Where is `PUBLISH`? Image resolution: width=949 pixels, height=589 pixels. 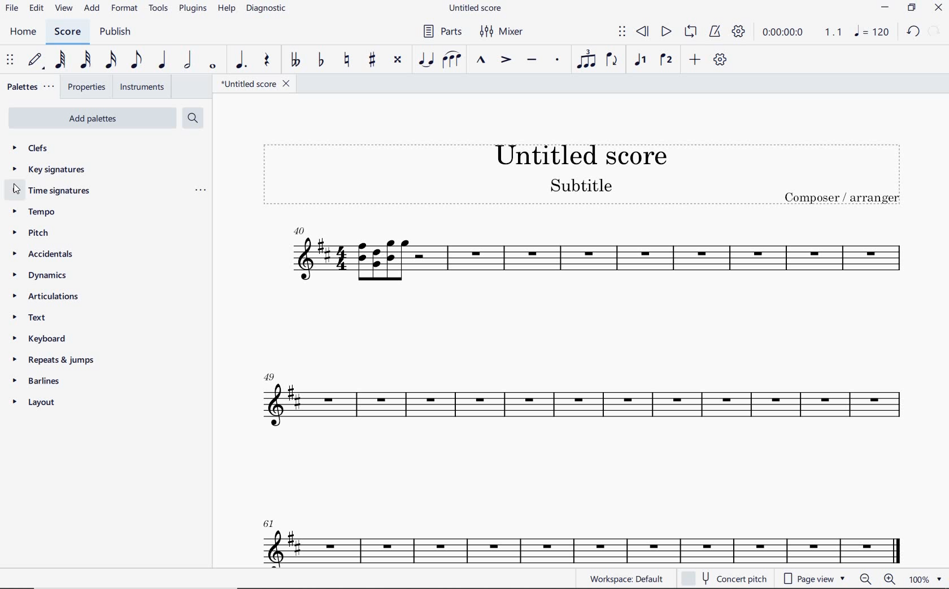 PUBLISH is located at coordinates (117, 32).